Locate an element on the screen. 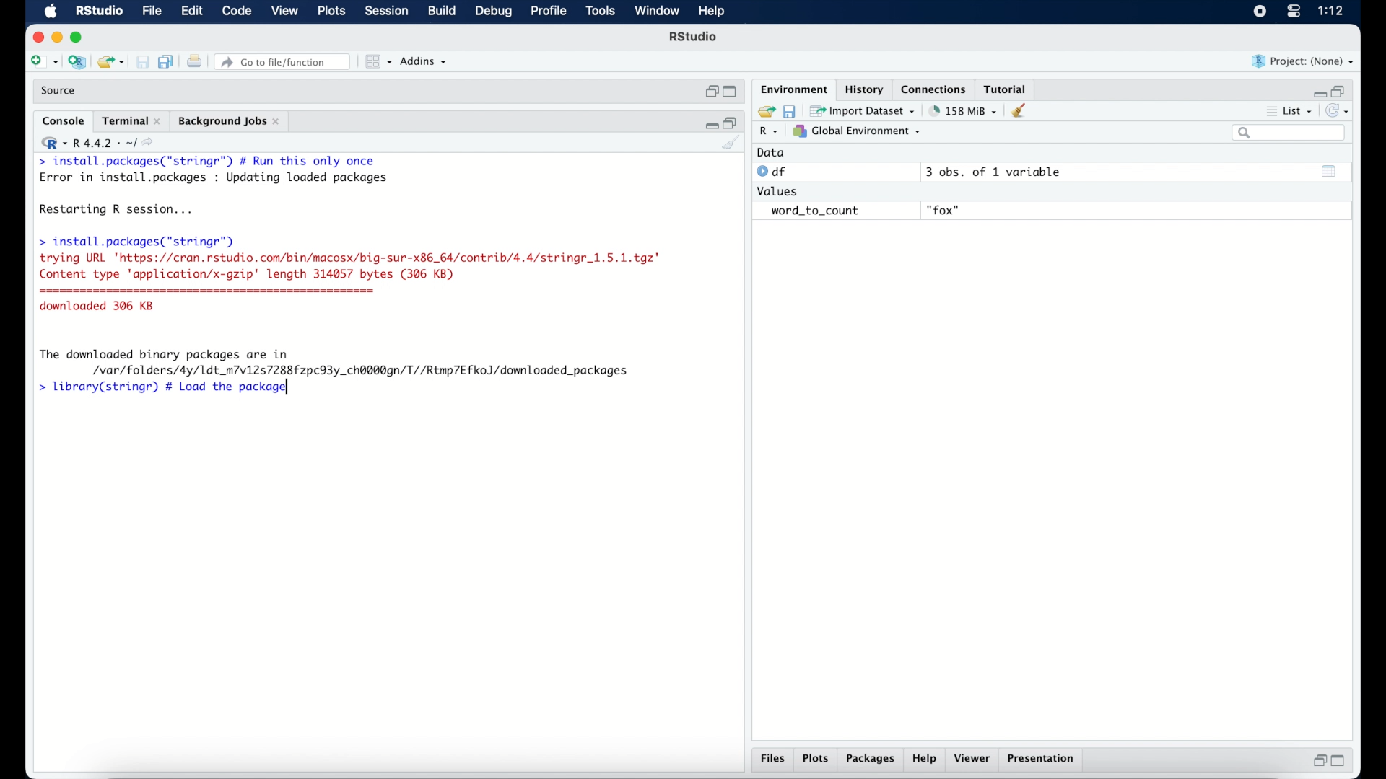  df is located at coordinates (774, 172).